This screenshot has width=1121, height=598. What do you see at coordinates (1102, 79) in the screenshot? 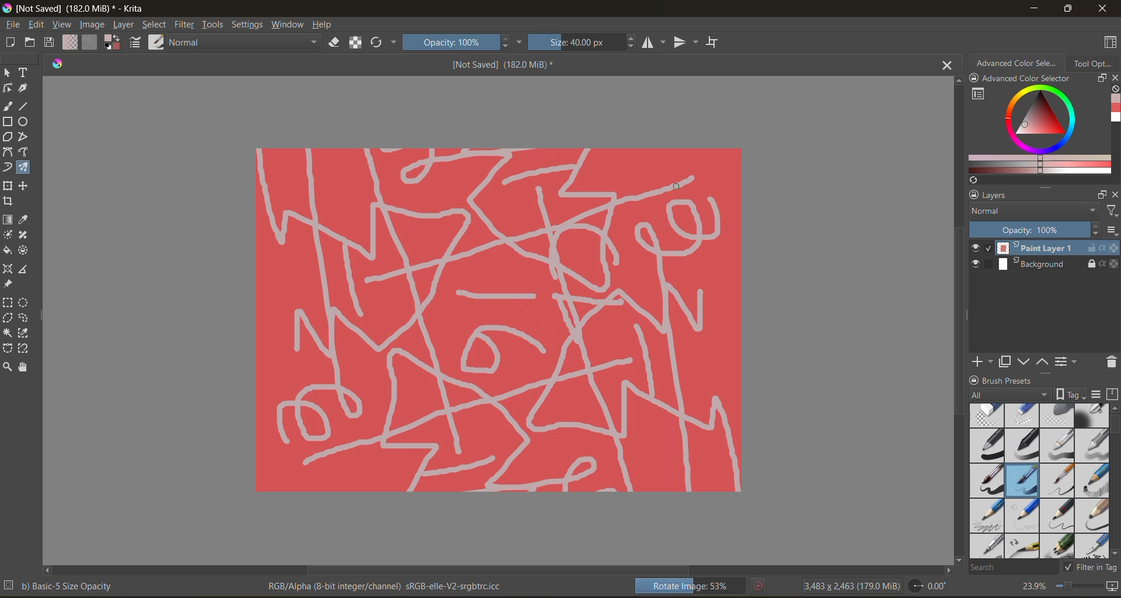
I see `float docker` at bounding box center [1102, 79].